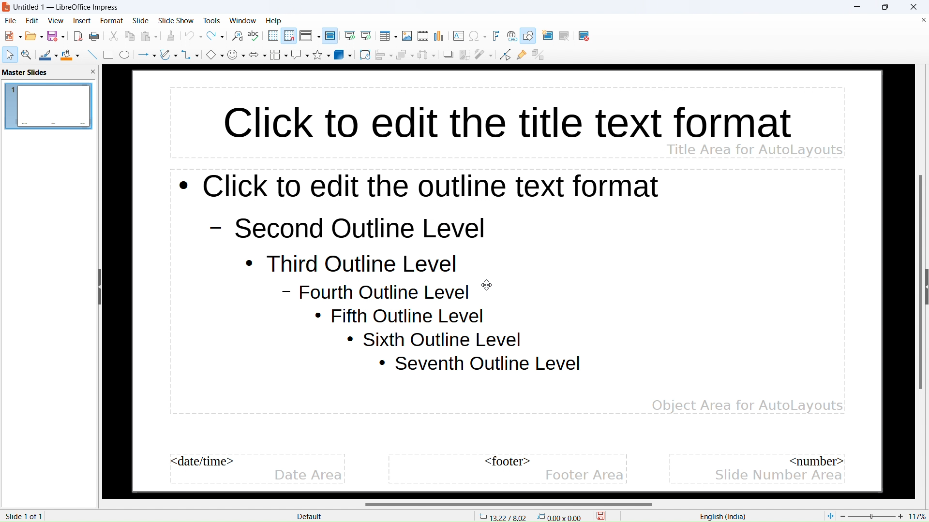 This screenshot has height=522, width=929. Describe the element at coordinates (585, 475) in the screenshot. I see `footer area` at that location.